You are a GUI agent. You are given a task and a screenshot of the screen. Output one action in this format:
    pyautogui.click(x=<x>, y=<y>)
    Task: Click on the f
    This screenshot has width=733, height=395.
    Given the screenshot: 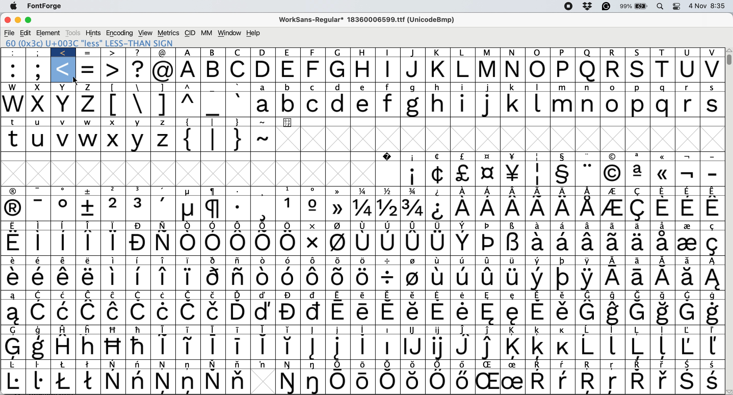 What is the action you would take?
    pyautogui.click(x=314, y=70)
    